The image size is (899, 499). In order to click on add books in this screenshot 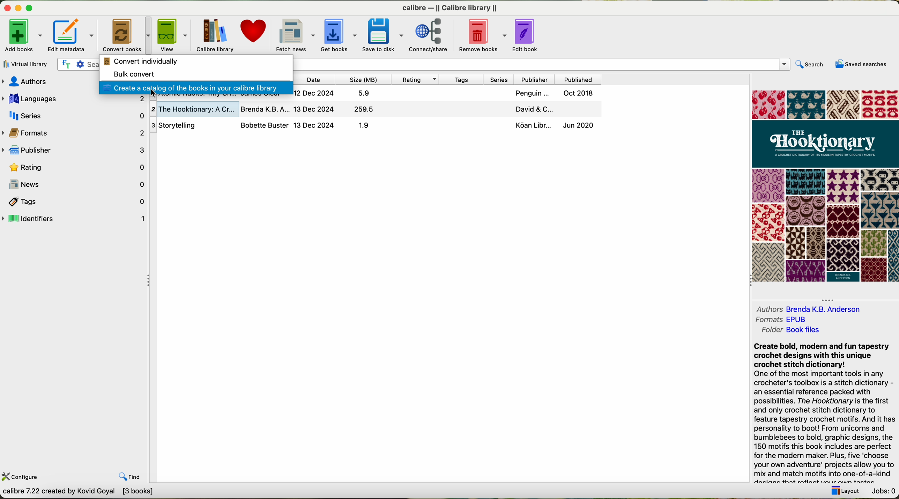, I will do `click(23, 36)`.